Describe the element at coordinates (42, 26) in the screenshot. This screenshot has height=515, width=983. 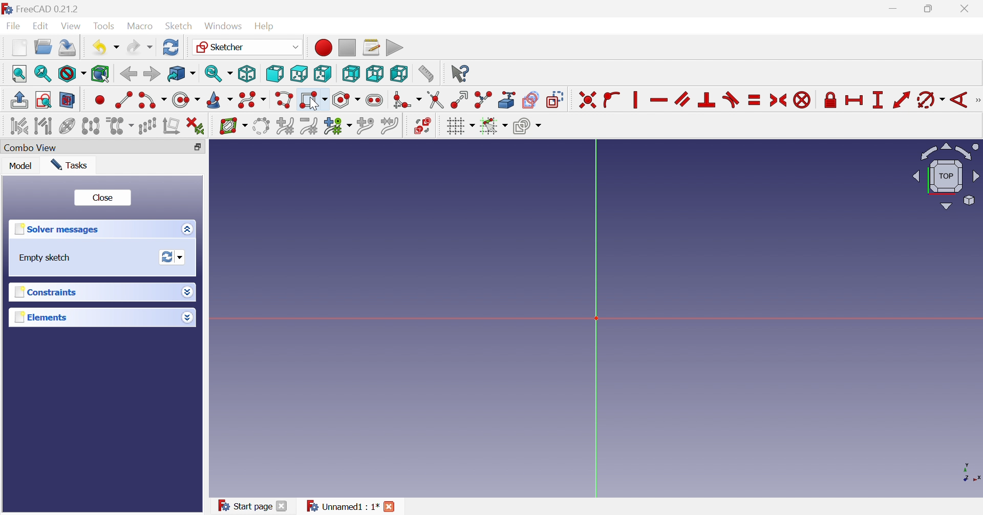
I see `Edit` at that location.